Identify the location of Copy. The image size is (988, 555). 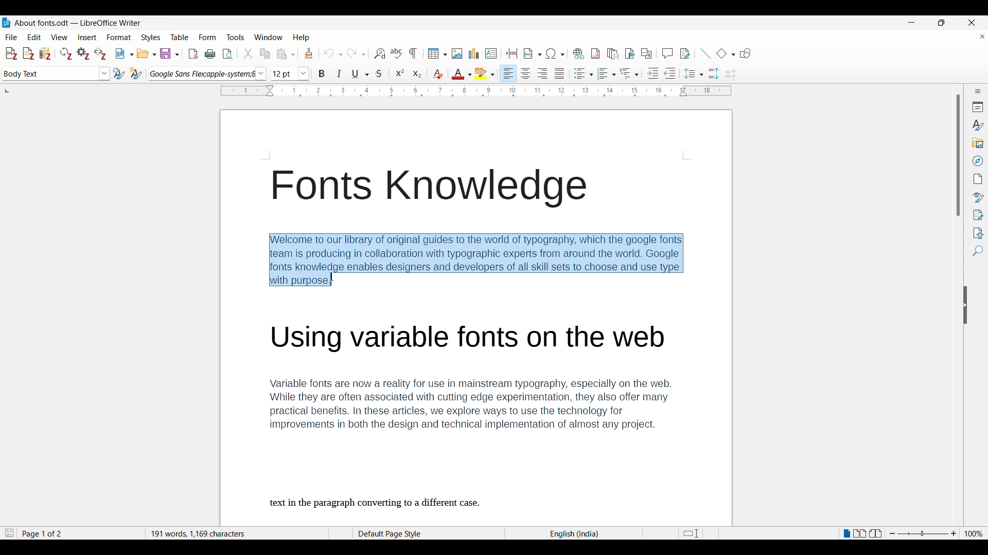
(266, 54).